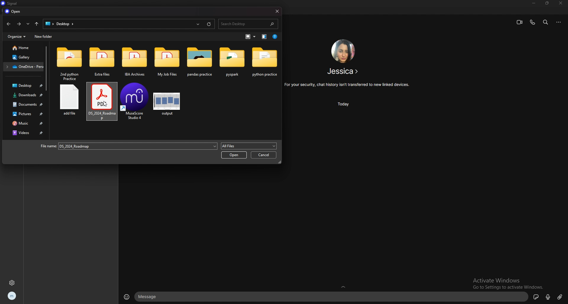 The height and width of the screenshot is (304, 568). What do you see at coordinates (68, 104) in the screenshot?
I see `file` at bounding box center [68, 104].